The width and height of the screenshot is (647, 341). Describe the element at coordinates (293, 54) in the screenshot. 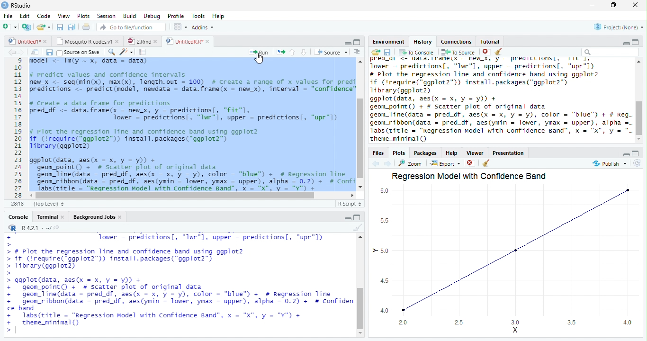

I see `Go to the previous section/chunk` at that location.